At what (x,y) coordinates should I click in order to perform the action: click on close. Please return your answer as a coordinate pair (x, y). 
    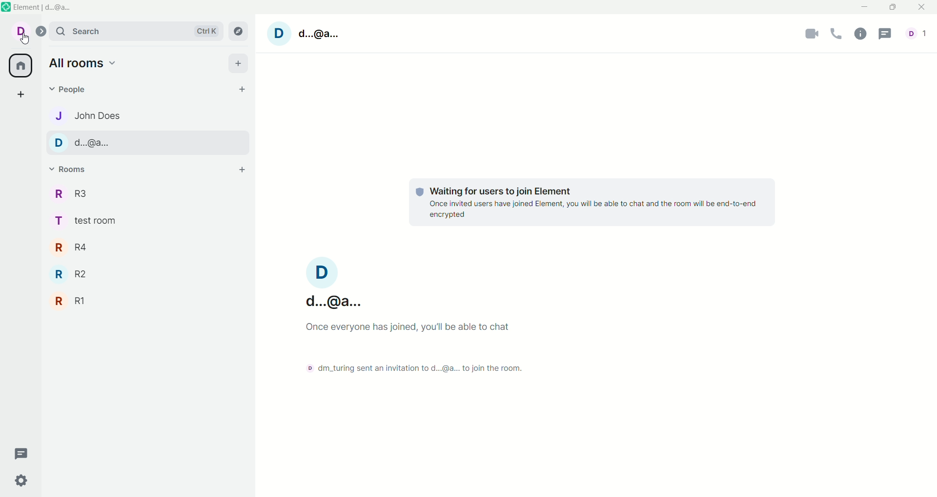
    Looking at the image, I should click on (923, 8).